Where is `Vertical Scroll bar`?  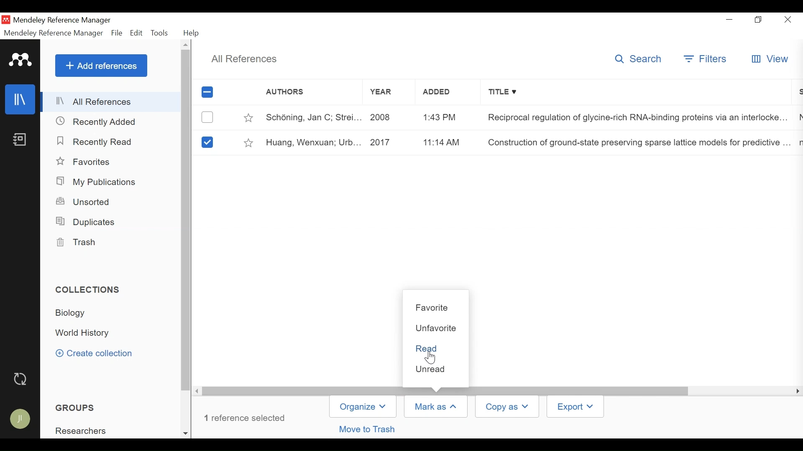
Vertical Scroll bar is located at coordinates (447, 391).